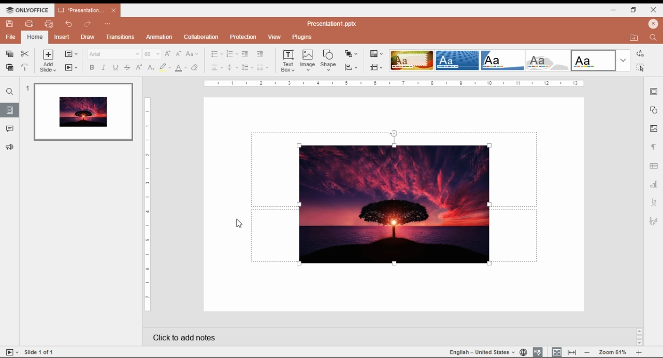 This screenshot has height=358, width=663. Describe the element at coordinates (237, 223) in the screenshot. I see `mouse pointer` at that location.